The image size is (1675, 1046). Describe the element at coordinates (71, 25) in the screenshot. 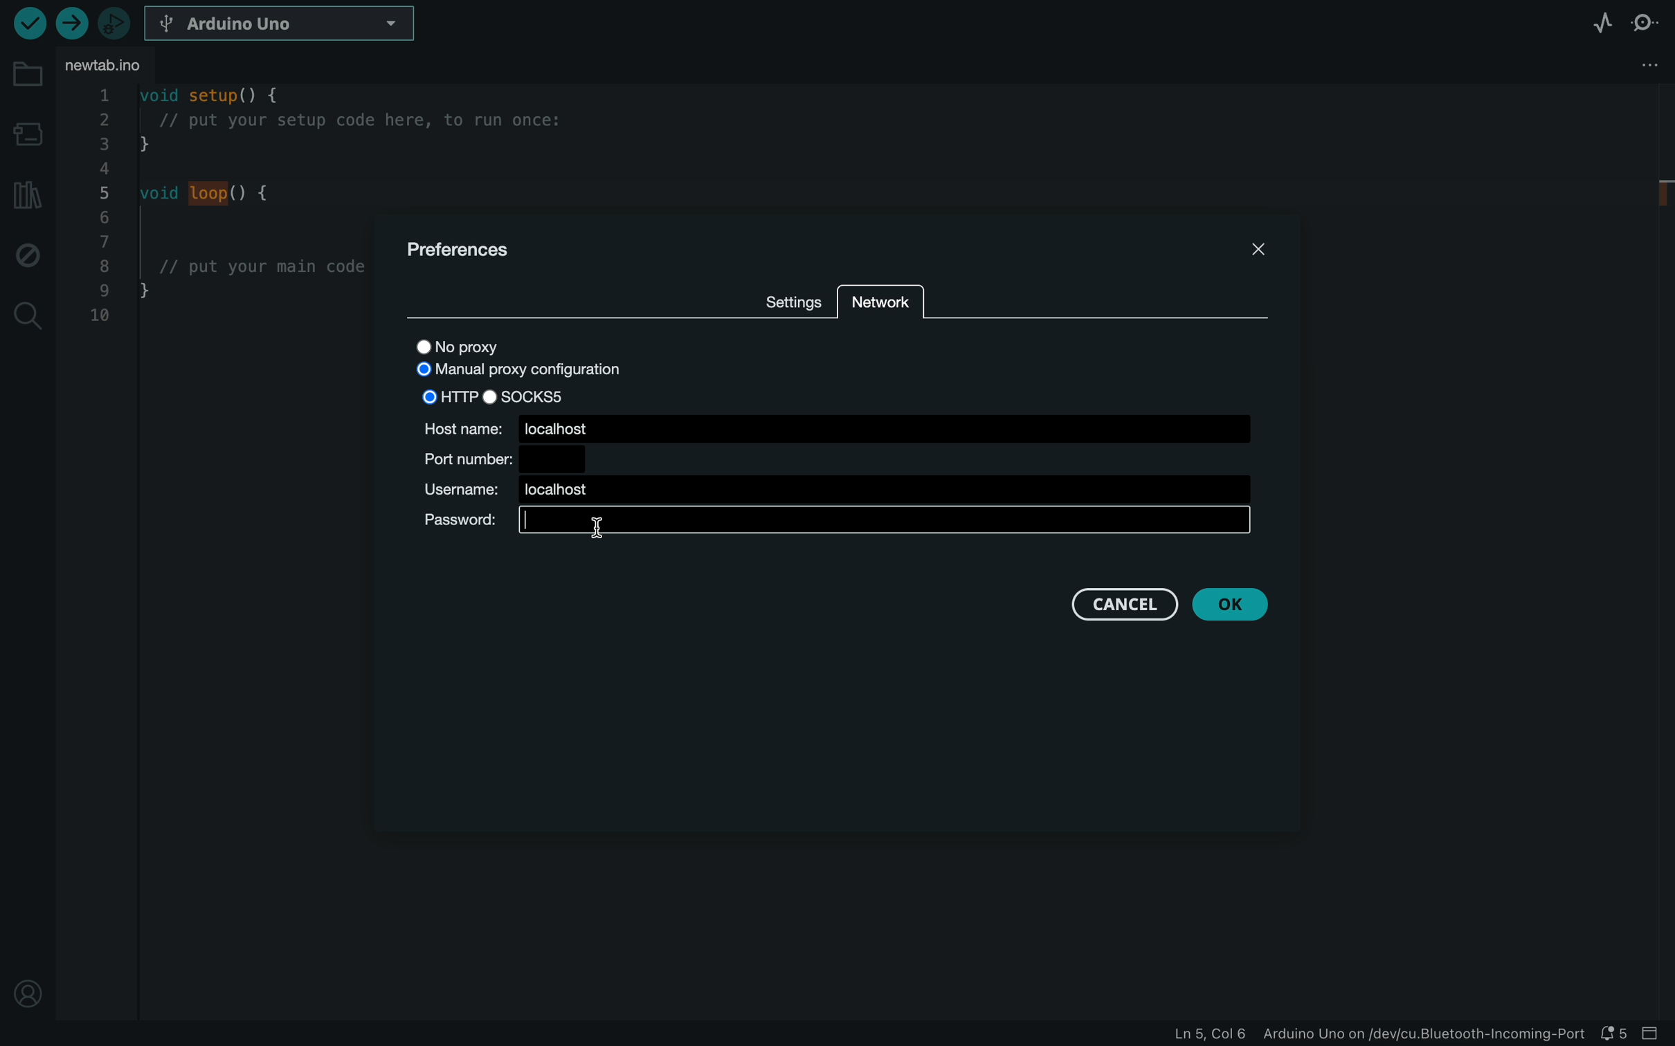

I see `upload` at that location.